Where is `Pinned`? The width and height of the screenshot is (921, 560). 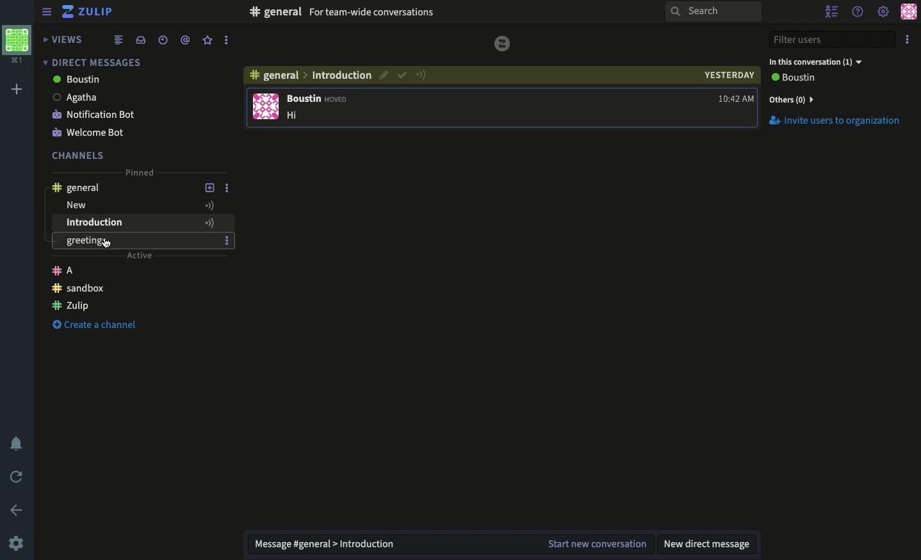
Pinned is located at coordinates (138, 172).